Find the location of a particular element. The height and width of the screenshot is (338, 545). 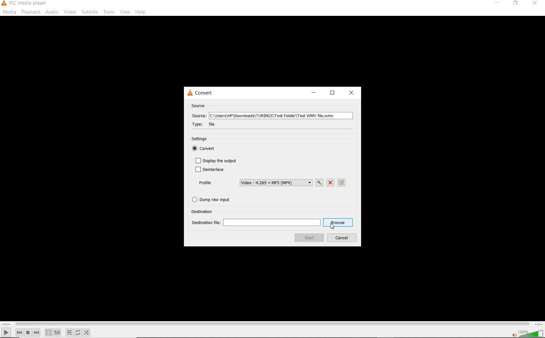

DELETE SELECTED PROFILE is located at coordinates (331, 183).